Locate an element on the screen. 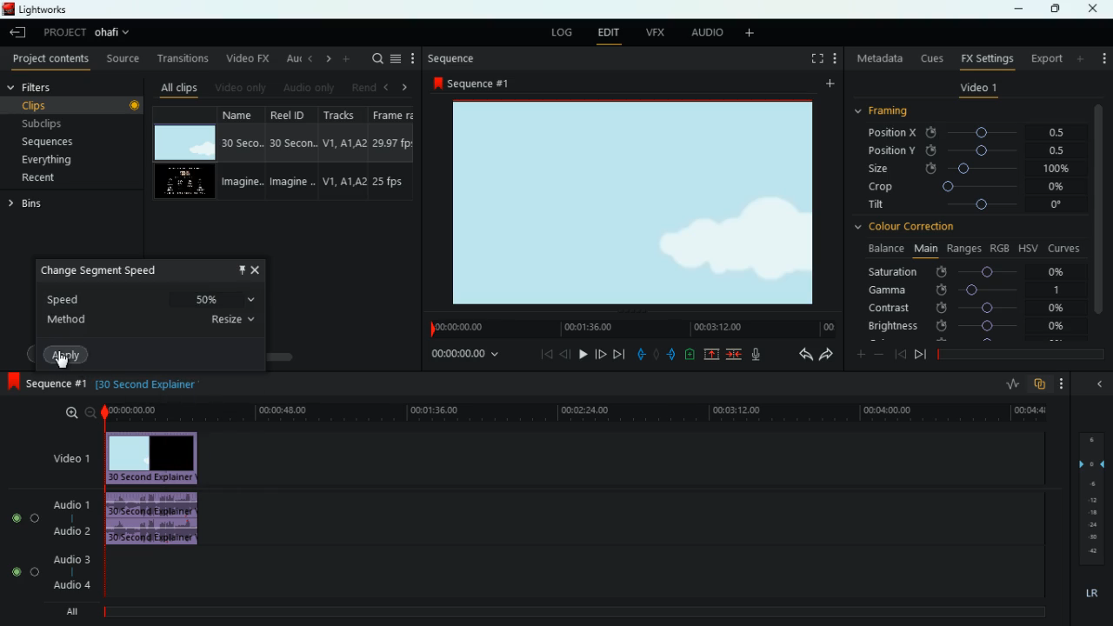 This screenshot has width=1113, height=626. beggining is located at coordinates (899, 353).